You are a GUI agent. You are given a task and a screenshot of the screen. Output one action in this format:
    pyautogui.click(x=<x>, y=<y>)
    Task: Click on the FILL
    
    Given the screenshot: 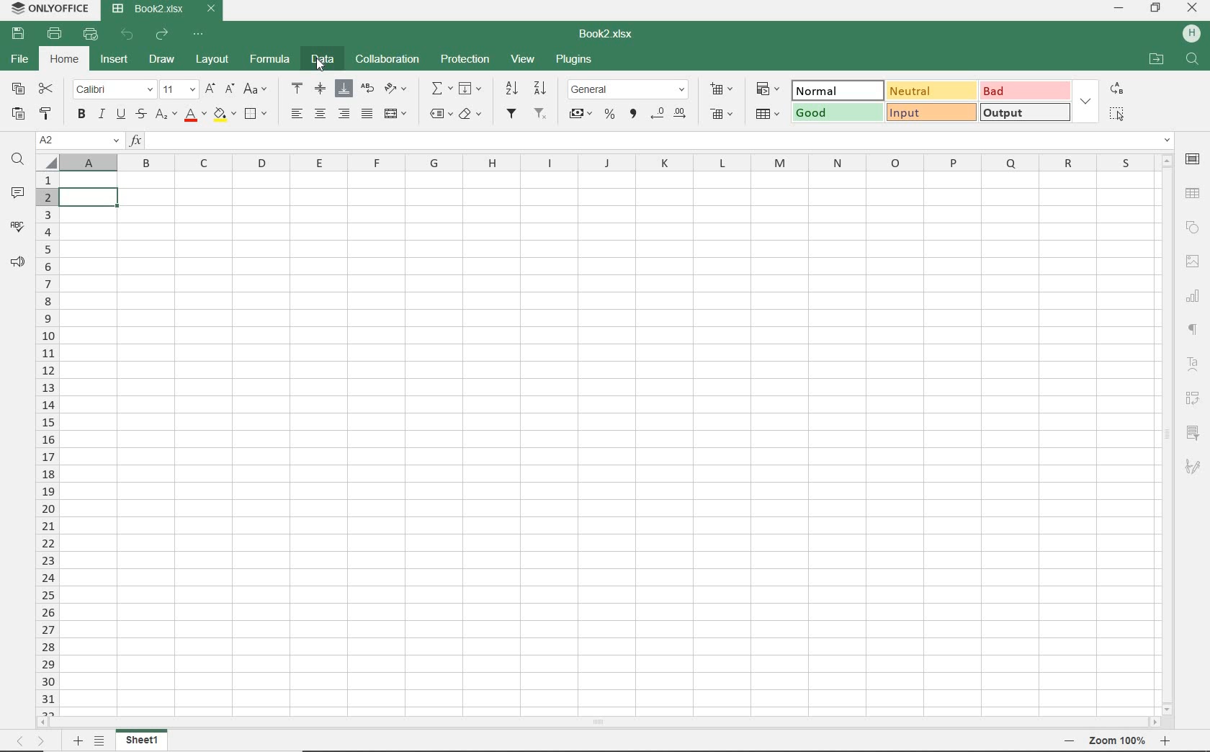 What is the action you would take?
    pyautogui.click(x=472, y=88)
    